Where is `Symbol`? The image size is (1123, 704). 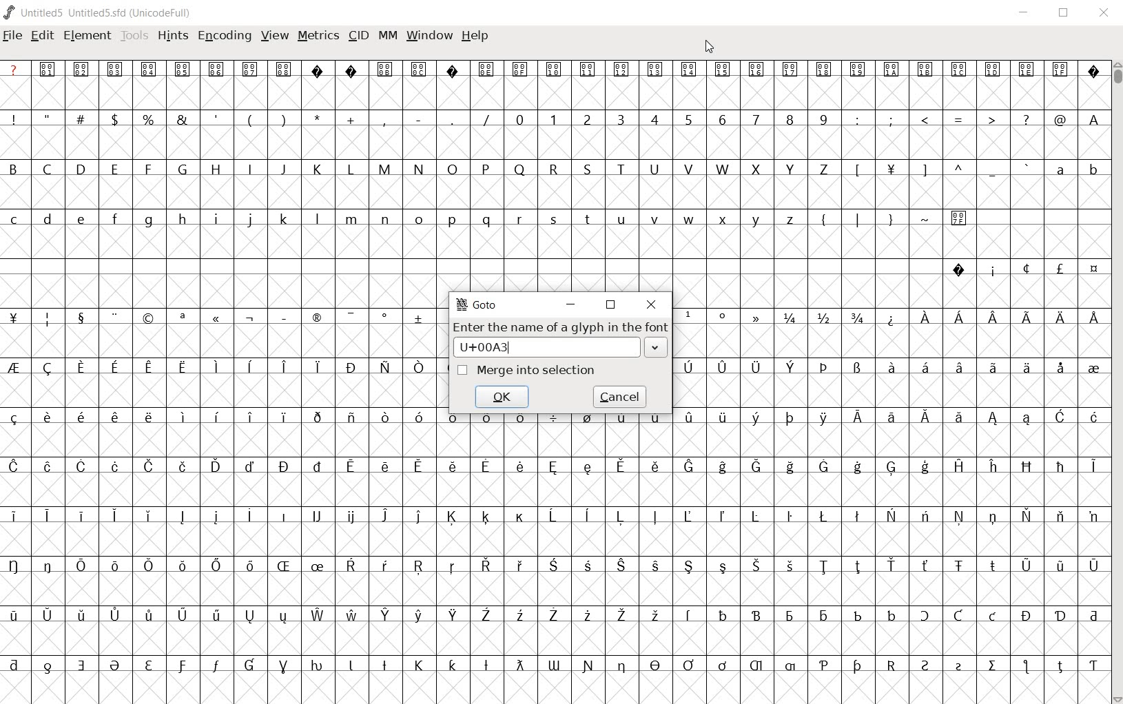
Symbol is located at coordinates (114, 369).